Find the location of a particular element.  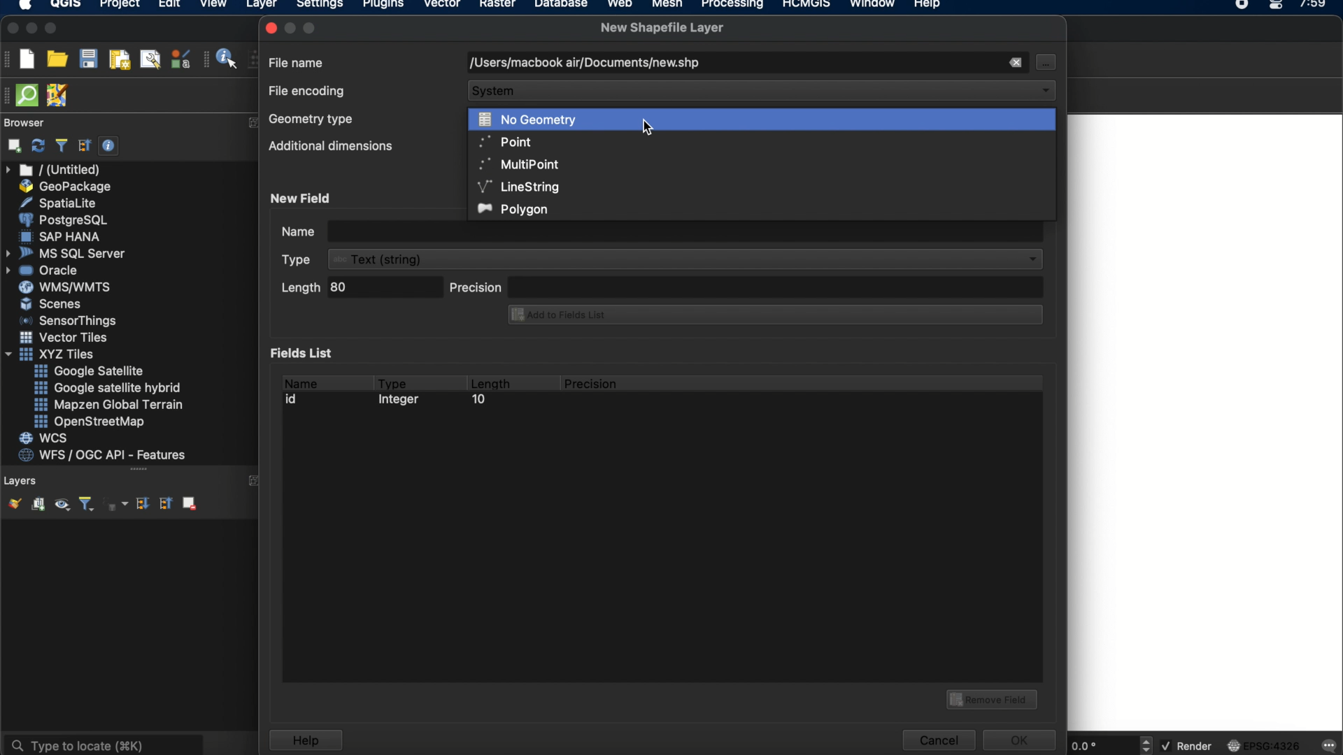

vector is located at coordinates (443, 6).